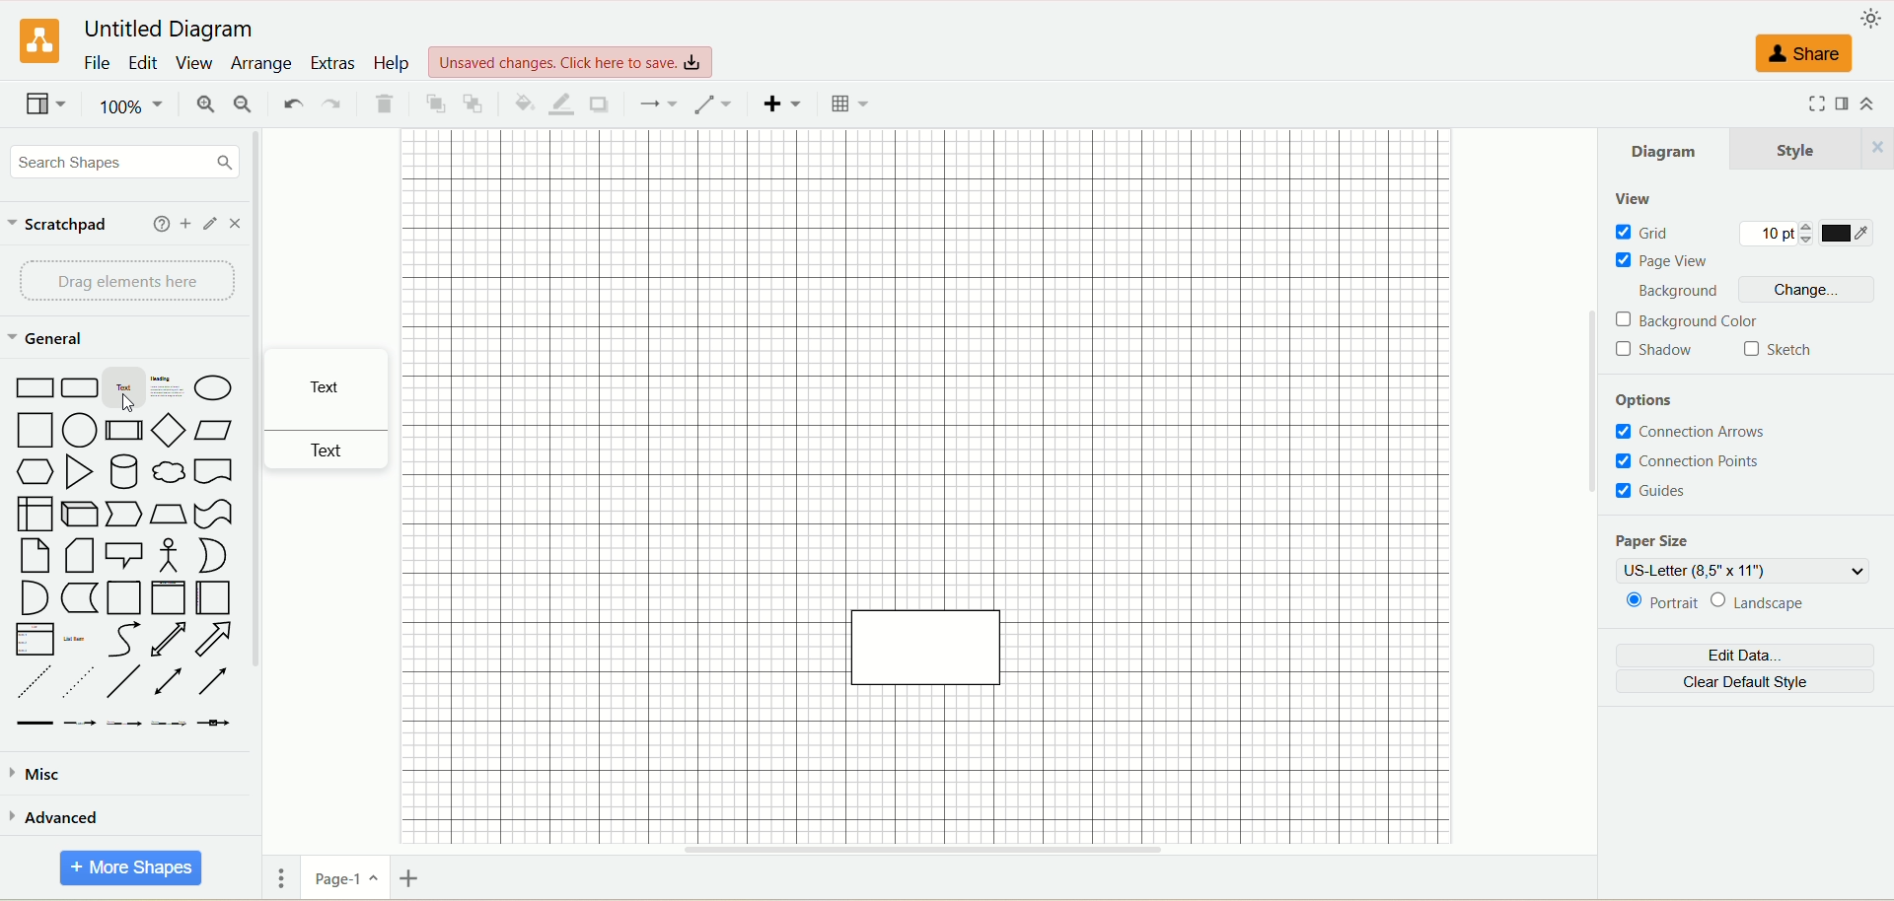 The width and height of the screenshot is (1894, 901). I want to click on general, so click(46, 338).